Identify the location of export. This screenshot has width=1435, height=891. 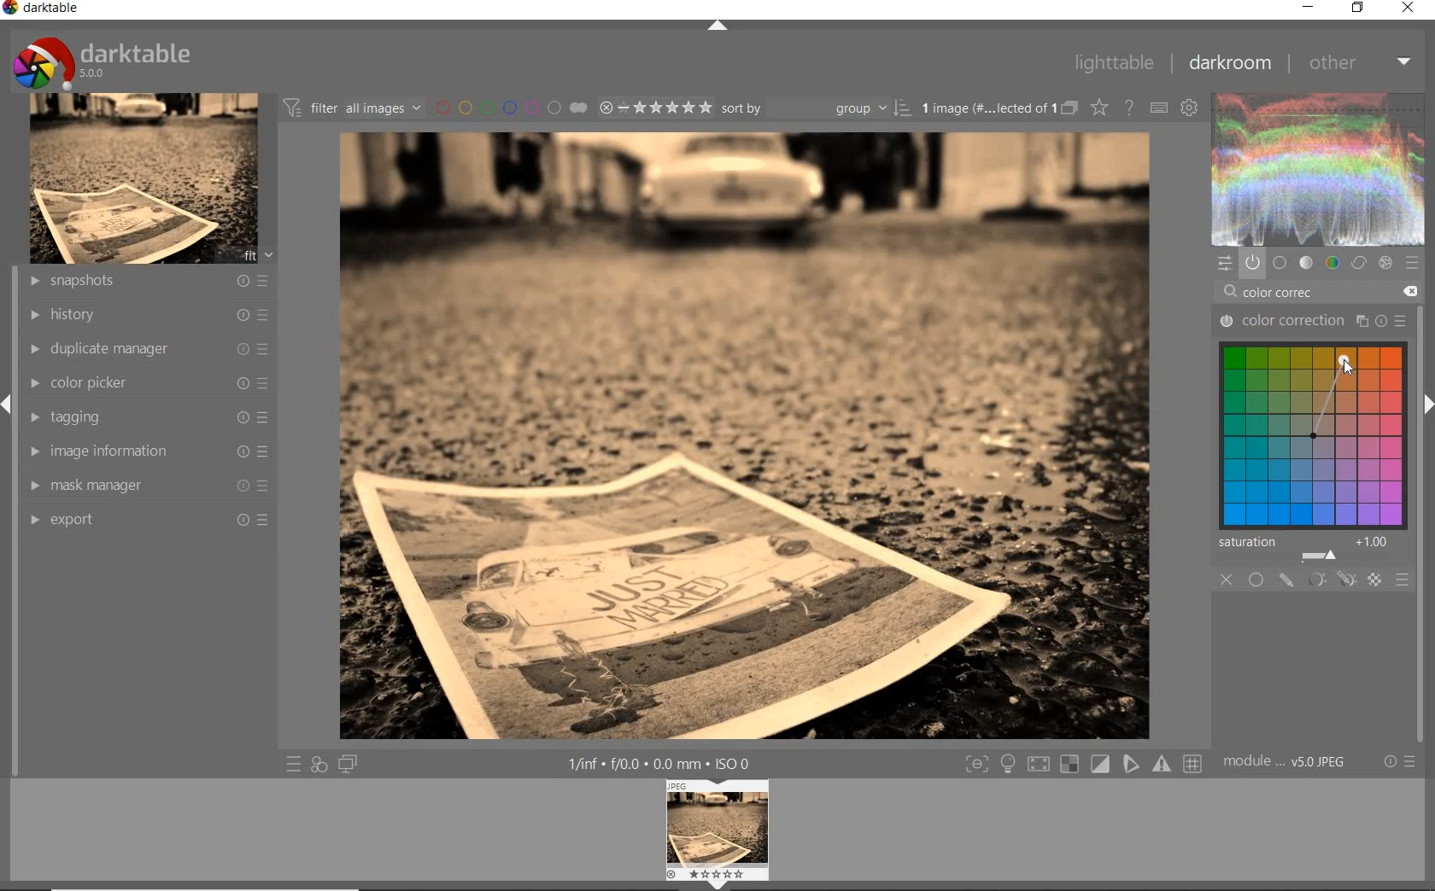
(147, 518).